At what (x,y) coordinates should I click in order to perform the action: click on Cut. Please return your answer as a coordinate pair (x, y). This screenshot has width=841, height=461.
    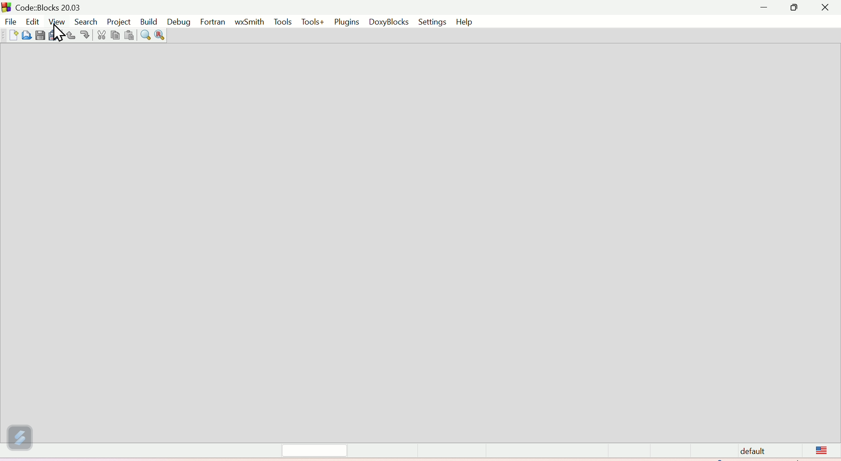
    Looking at the image, I should click on (100, 36).